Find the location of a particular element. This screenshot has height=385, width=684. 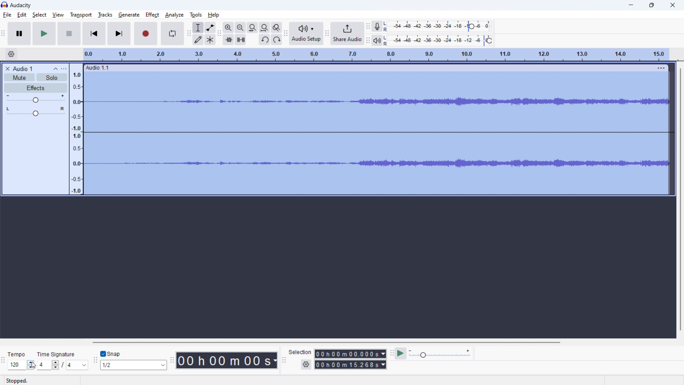

edit is located at coordinates (22, 15).